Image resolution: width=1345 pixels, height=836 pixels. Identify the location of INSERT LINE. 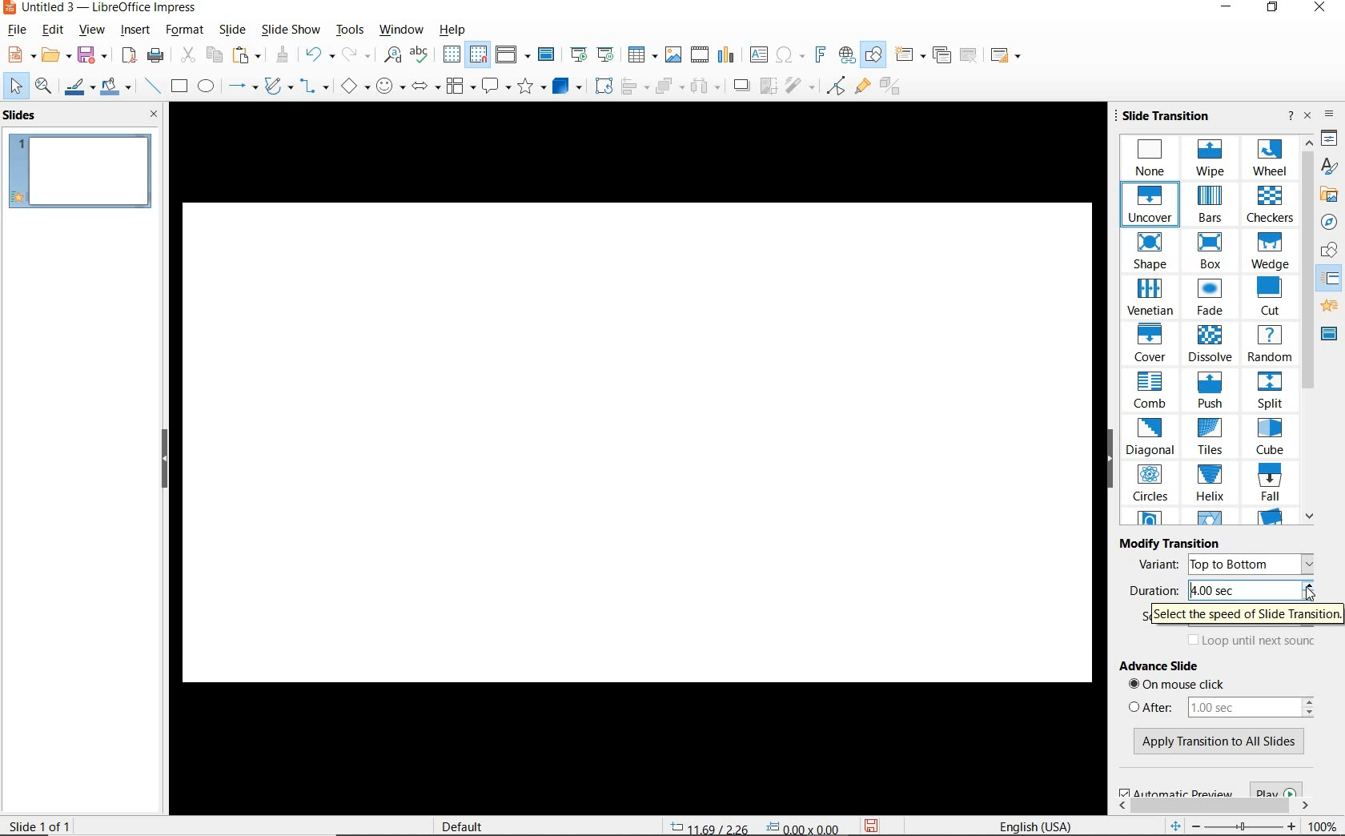
(154, 86).